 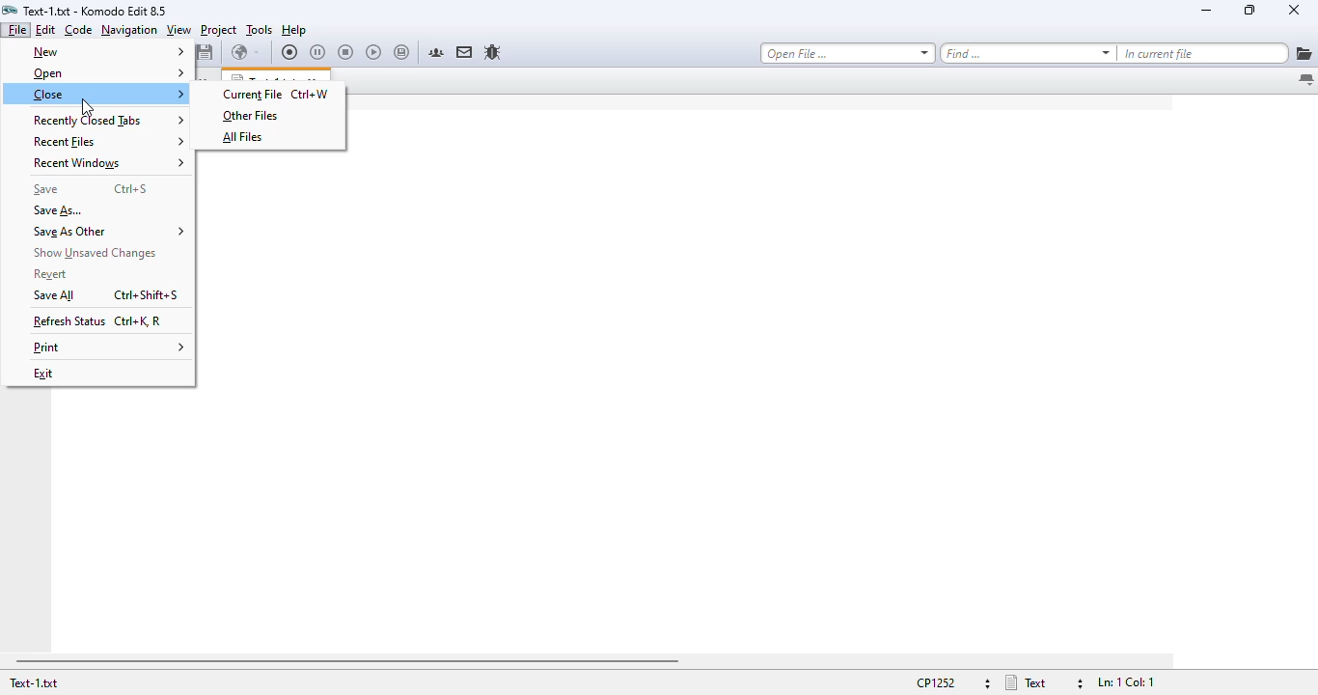 I want to click on revert, so click(x=51, y=275).